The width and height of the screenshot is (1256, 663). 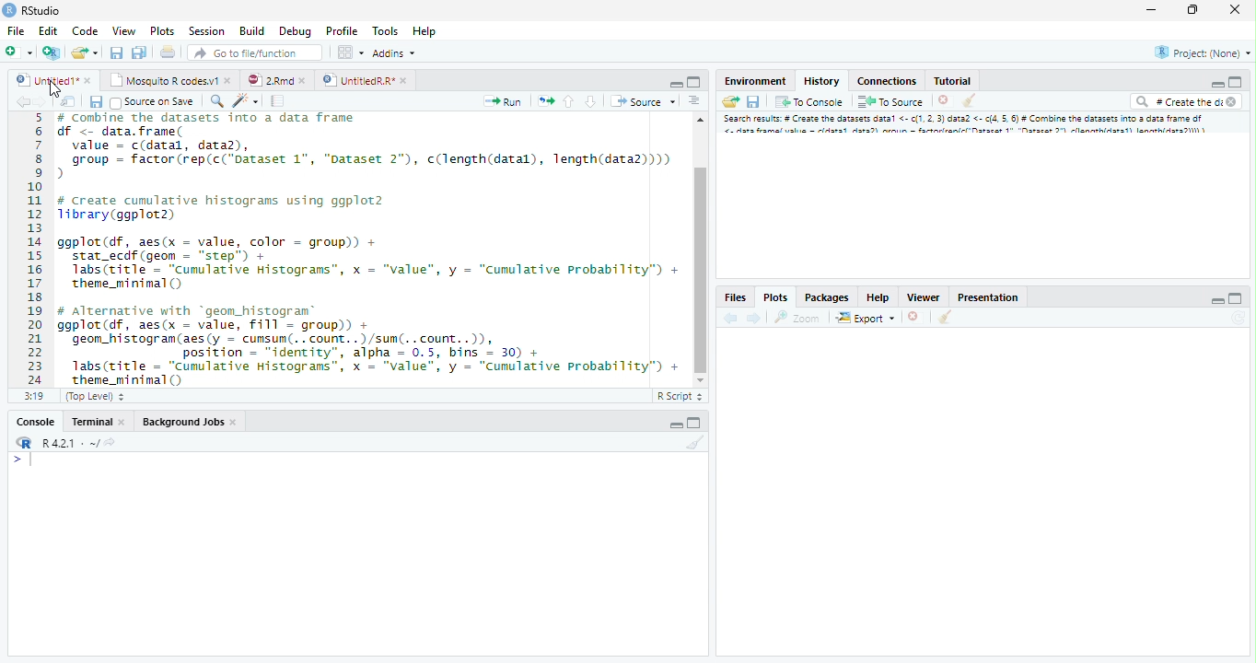 I want to click on Pages, so click(x=276, y=102).